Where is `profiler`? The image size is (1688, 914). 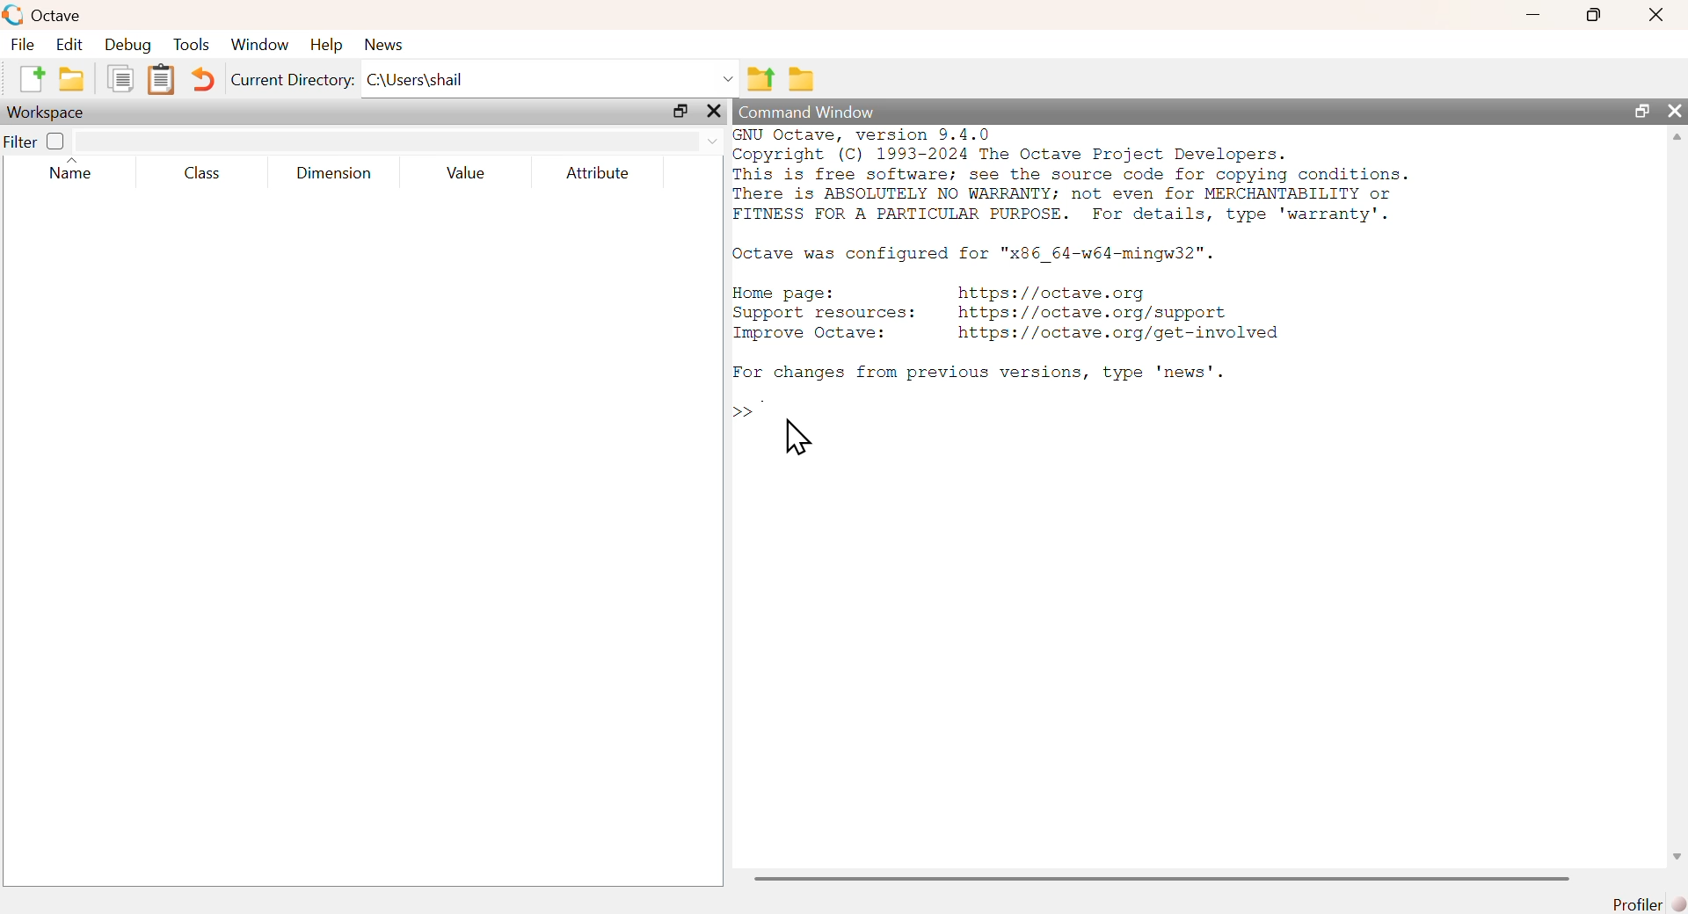
profiler is located at coordinates (1645, 904).